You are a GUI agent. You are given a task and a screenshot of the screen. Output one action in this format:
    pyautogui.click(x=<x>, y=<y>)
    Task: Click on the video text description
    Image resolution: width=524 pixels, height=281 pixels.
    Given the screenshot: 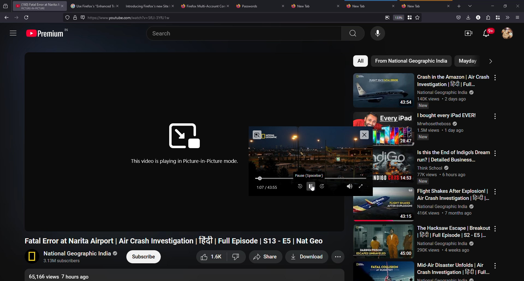 What is the action you would take?
    pyautogui.click(x=446, y=123)
    